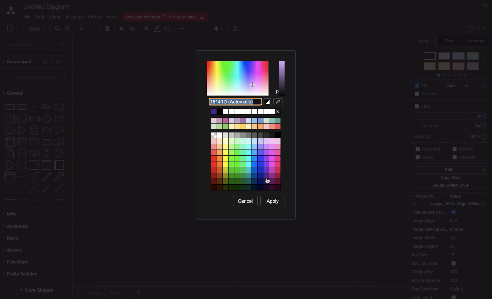 This screenshot has width=492, height=299. I want to click on Basic, so click(13, 236).